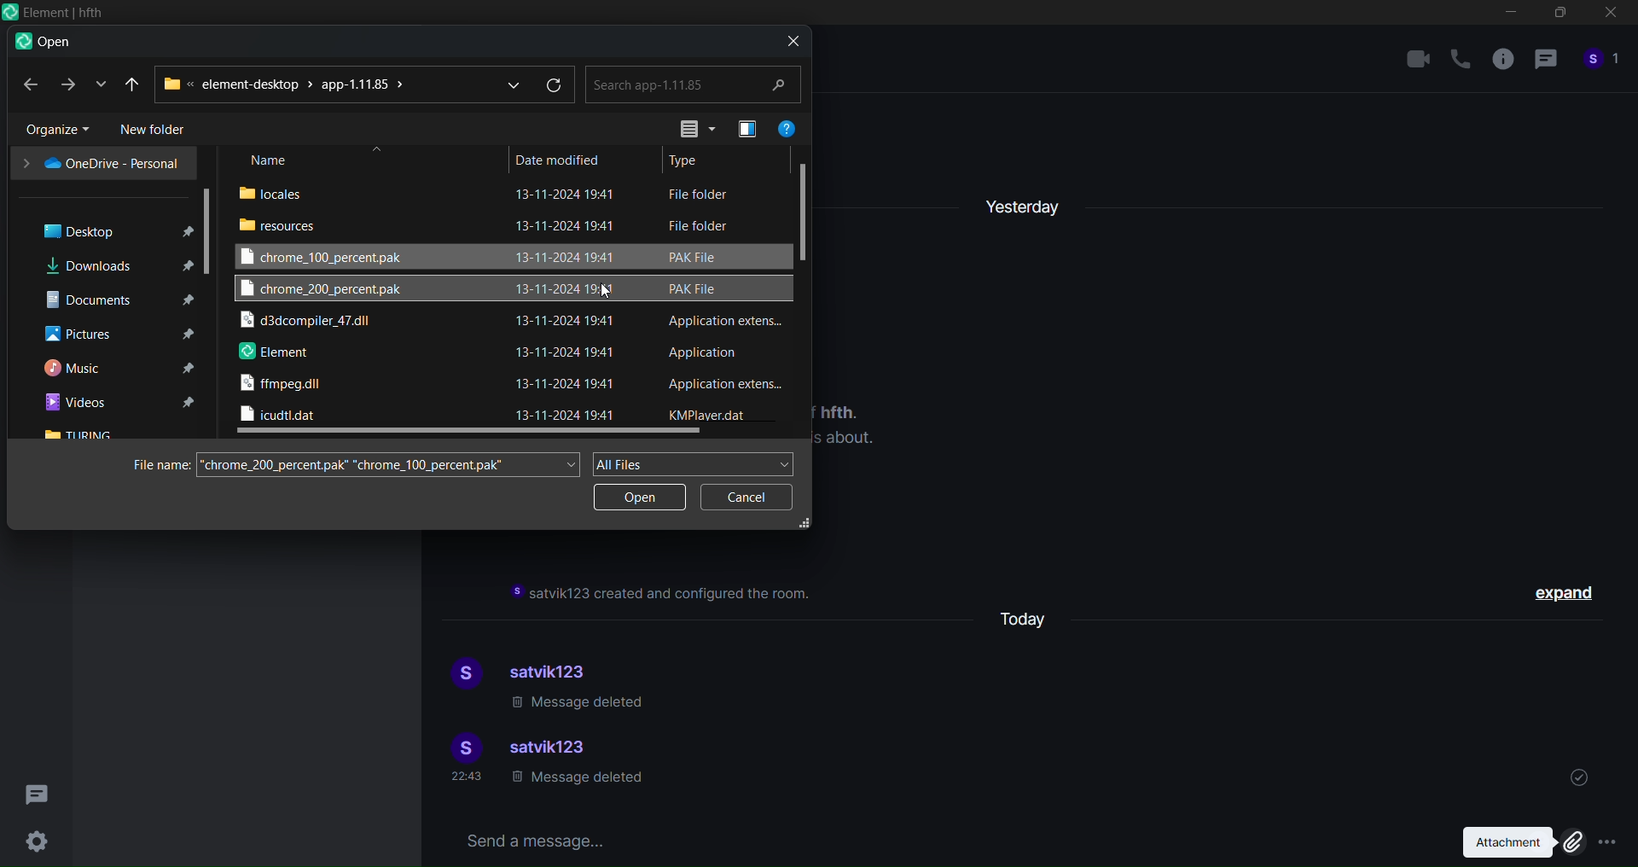  I want to click on today, so click(1031, 617).